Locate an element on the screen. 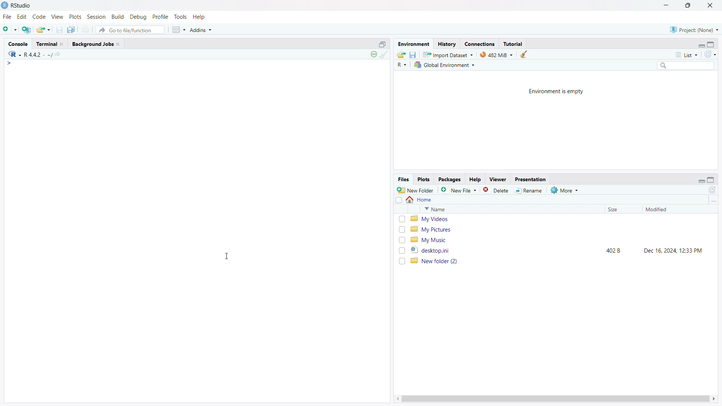 The width and height of the screenshot is (722, 406). select environment is located at coordinates (445, 65).